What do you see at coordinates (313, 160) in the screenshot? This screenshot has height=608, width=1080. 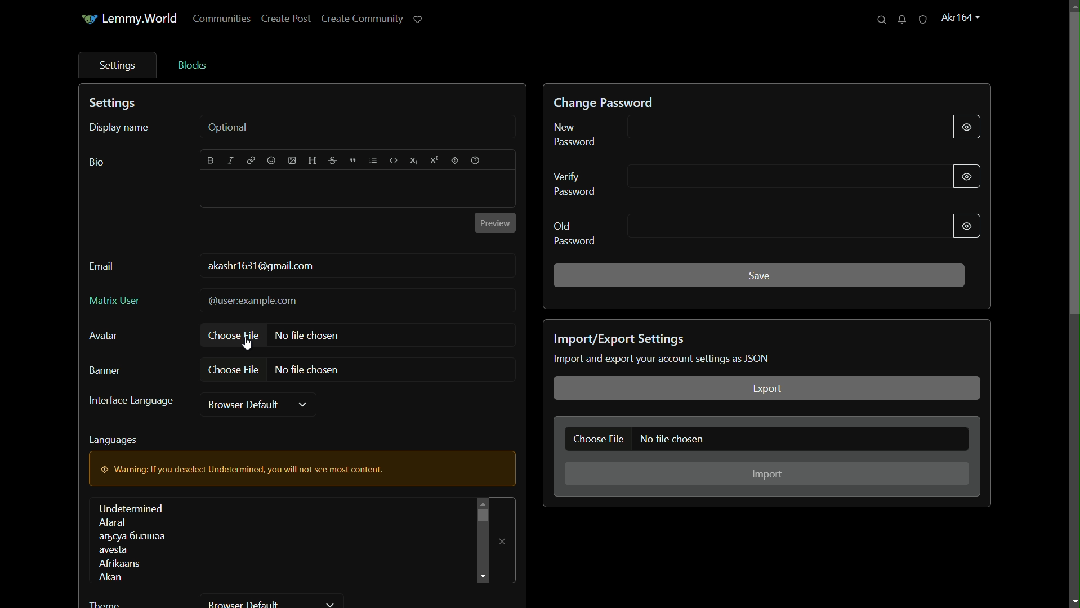 I see `header` at bounding box center [313, 160].